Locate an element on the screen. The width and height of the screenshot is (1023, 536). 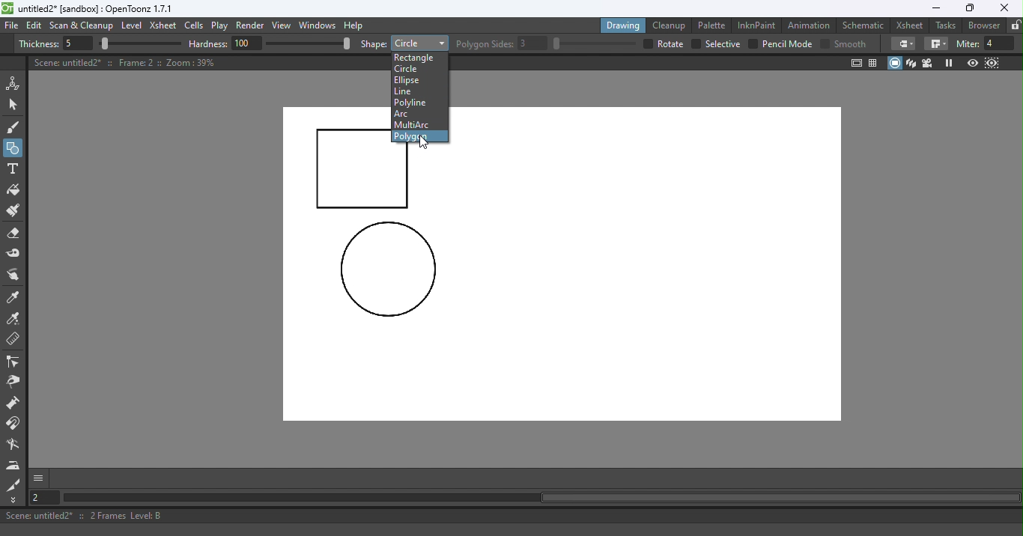
Lock rooms tab is located at coordinates (1016, 26).